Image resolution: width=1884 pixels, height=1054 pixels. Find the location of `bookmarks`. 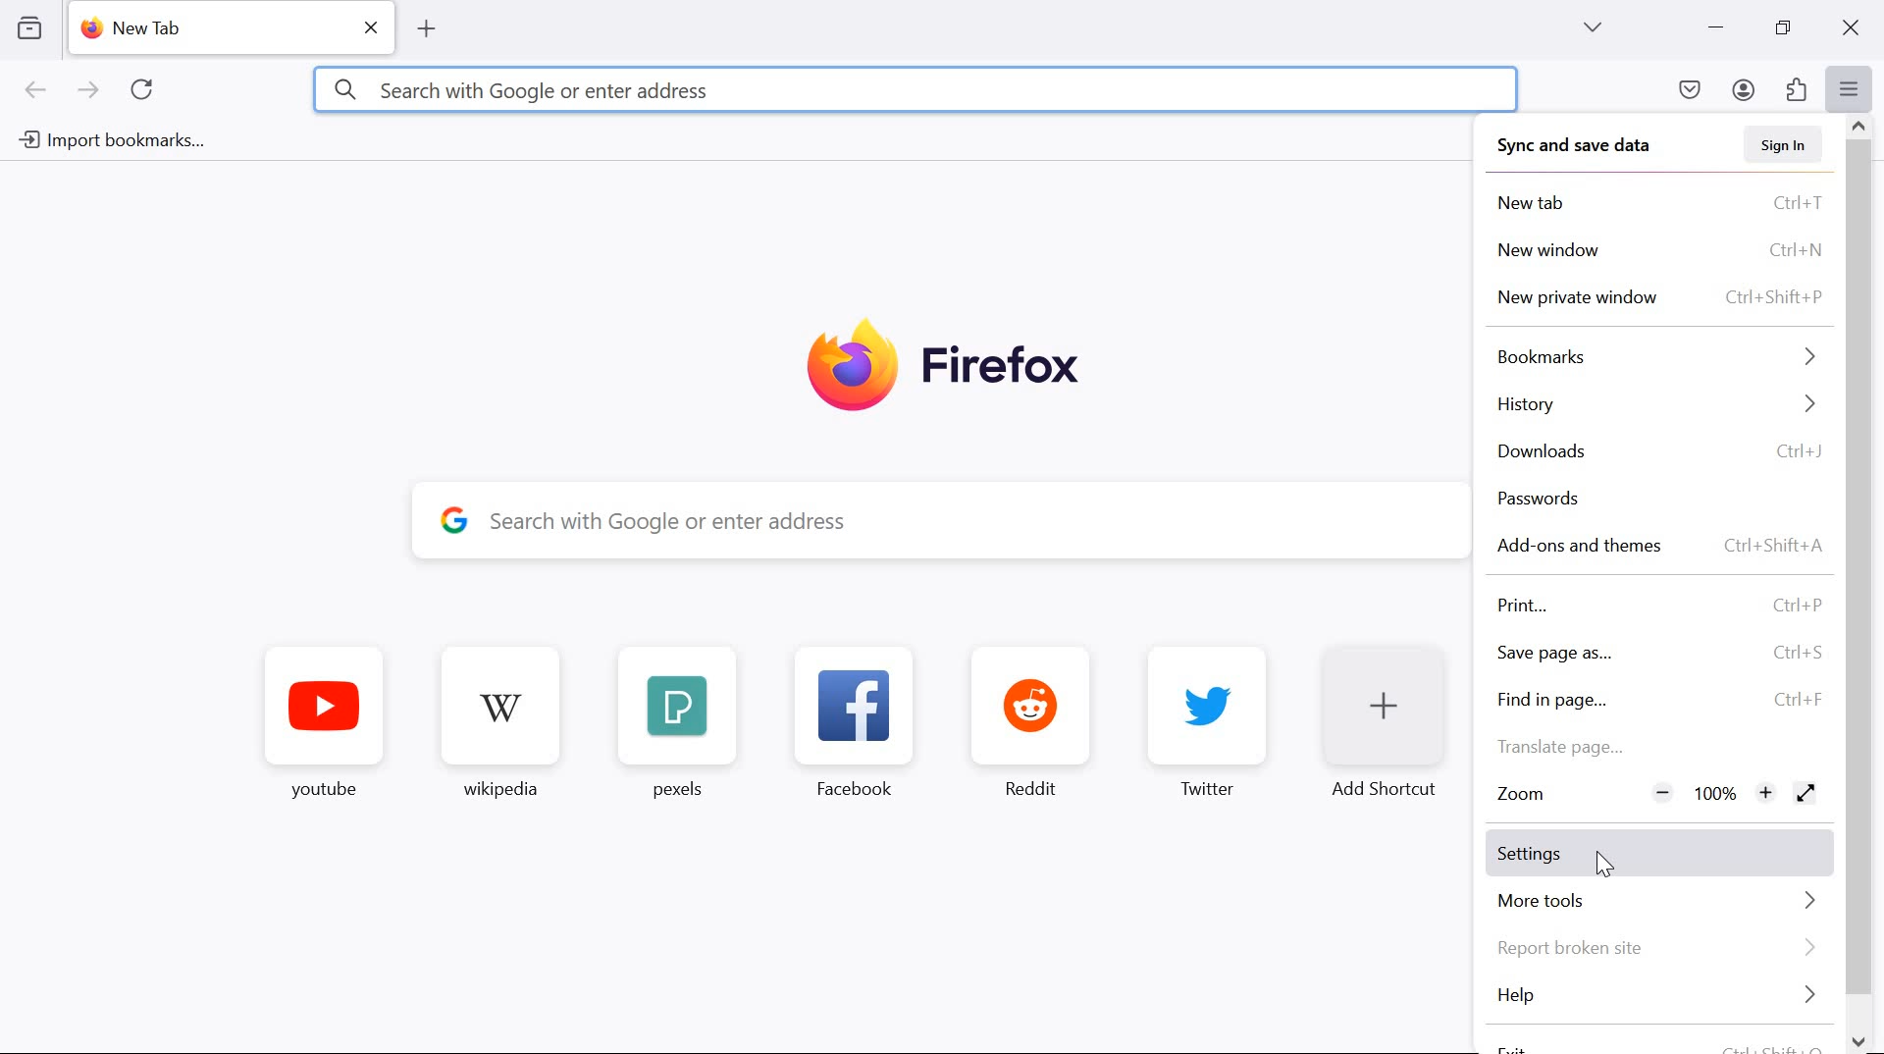

bookmarks is located at coordinates (1658, 356).